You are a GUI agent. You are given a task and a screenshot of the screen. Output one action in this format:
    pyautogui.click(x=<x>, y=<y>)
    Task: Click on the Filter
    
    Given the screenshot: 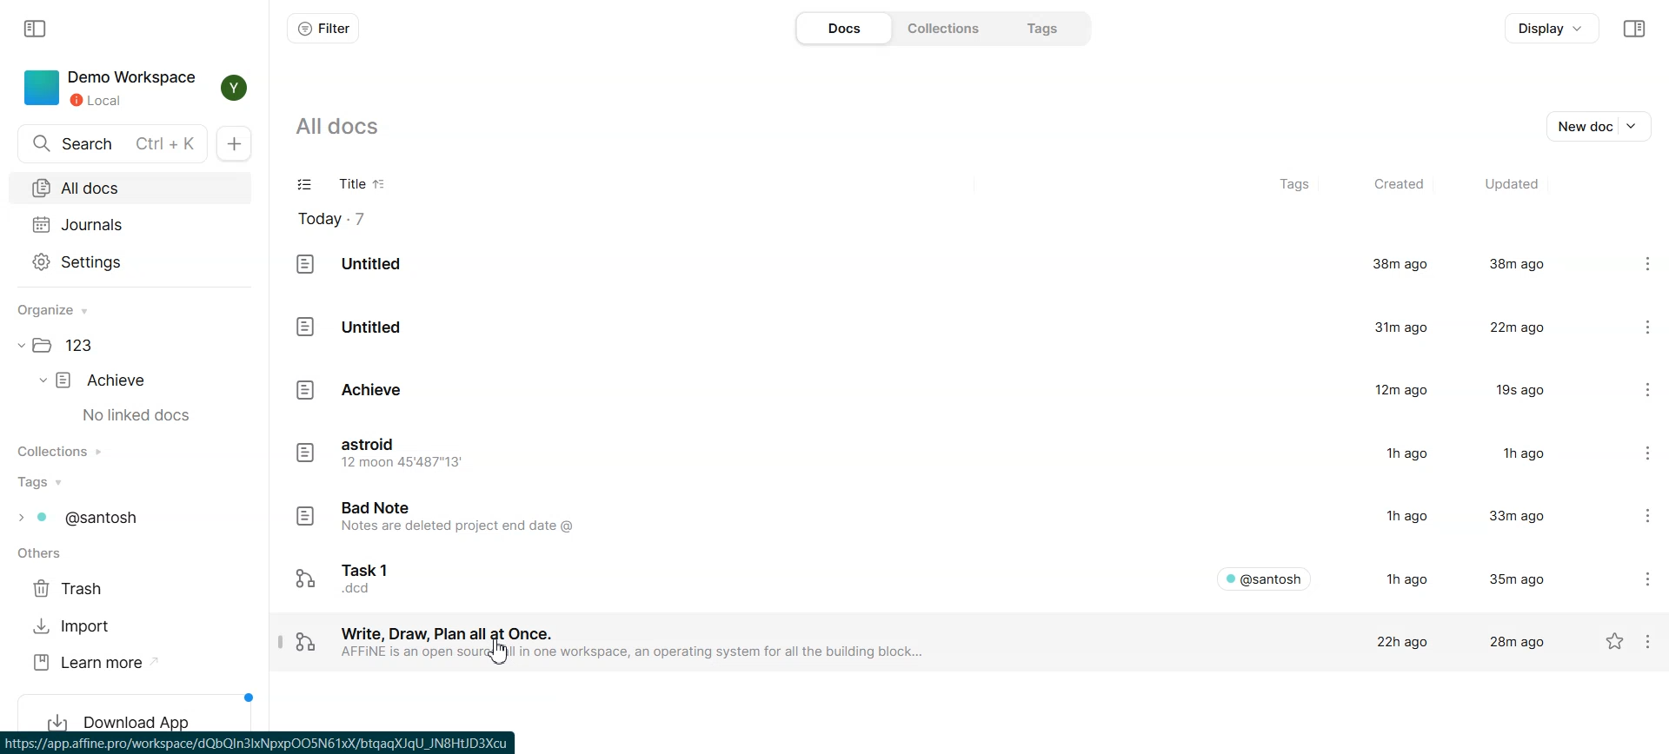 What is the action you would take?
    pyautogui.click(x=322, y=28)
    